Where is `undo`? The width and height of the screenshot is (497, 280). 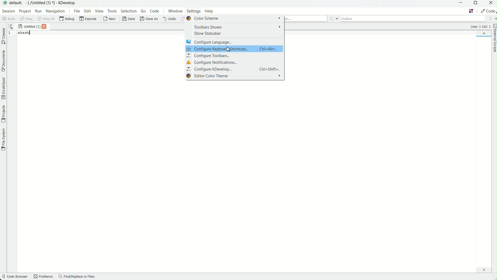 undo is located at coordinates (169, 19).